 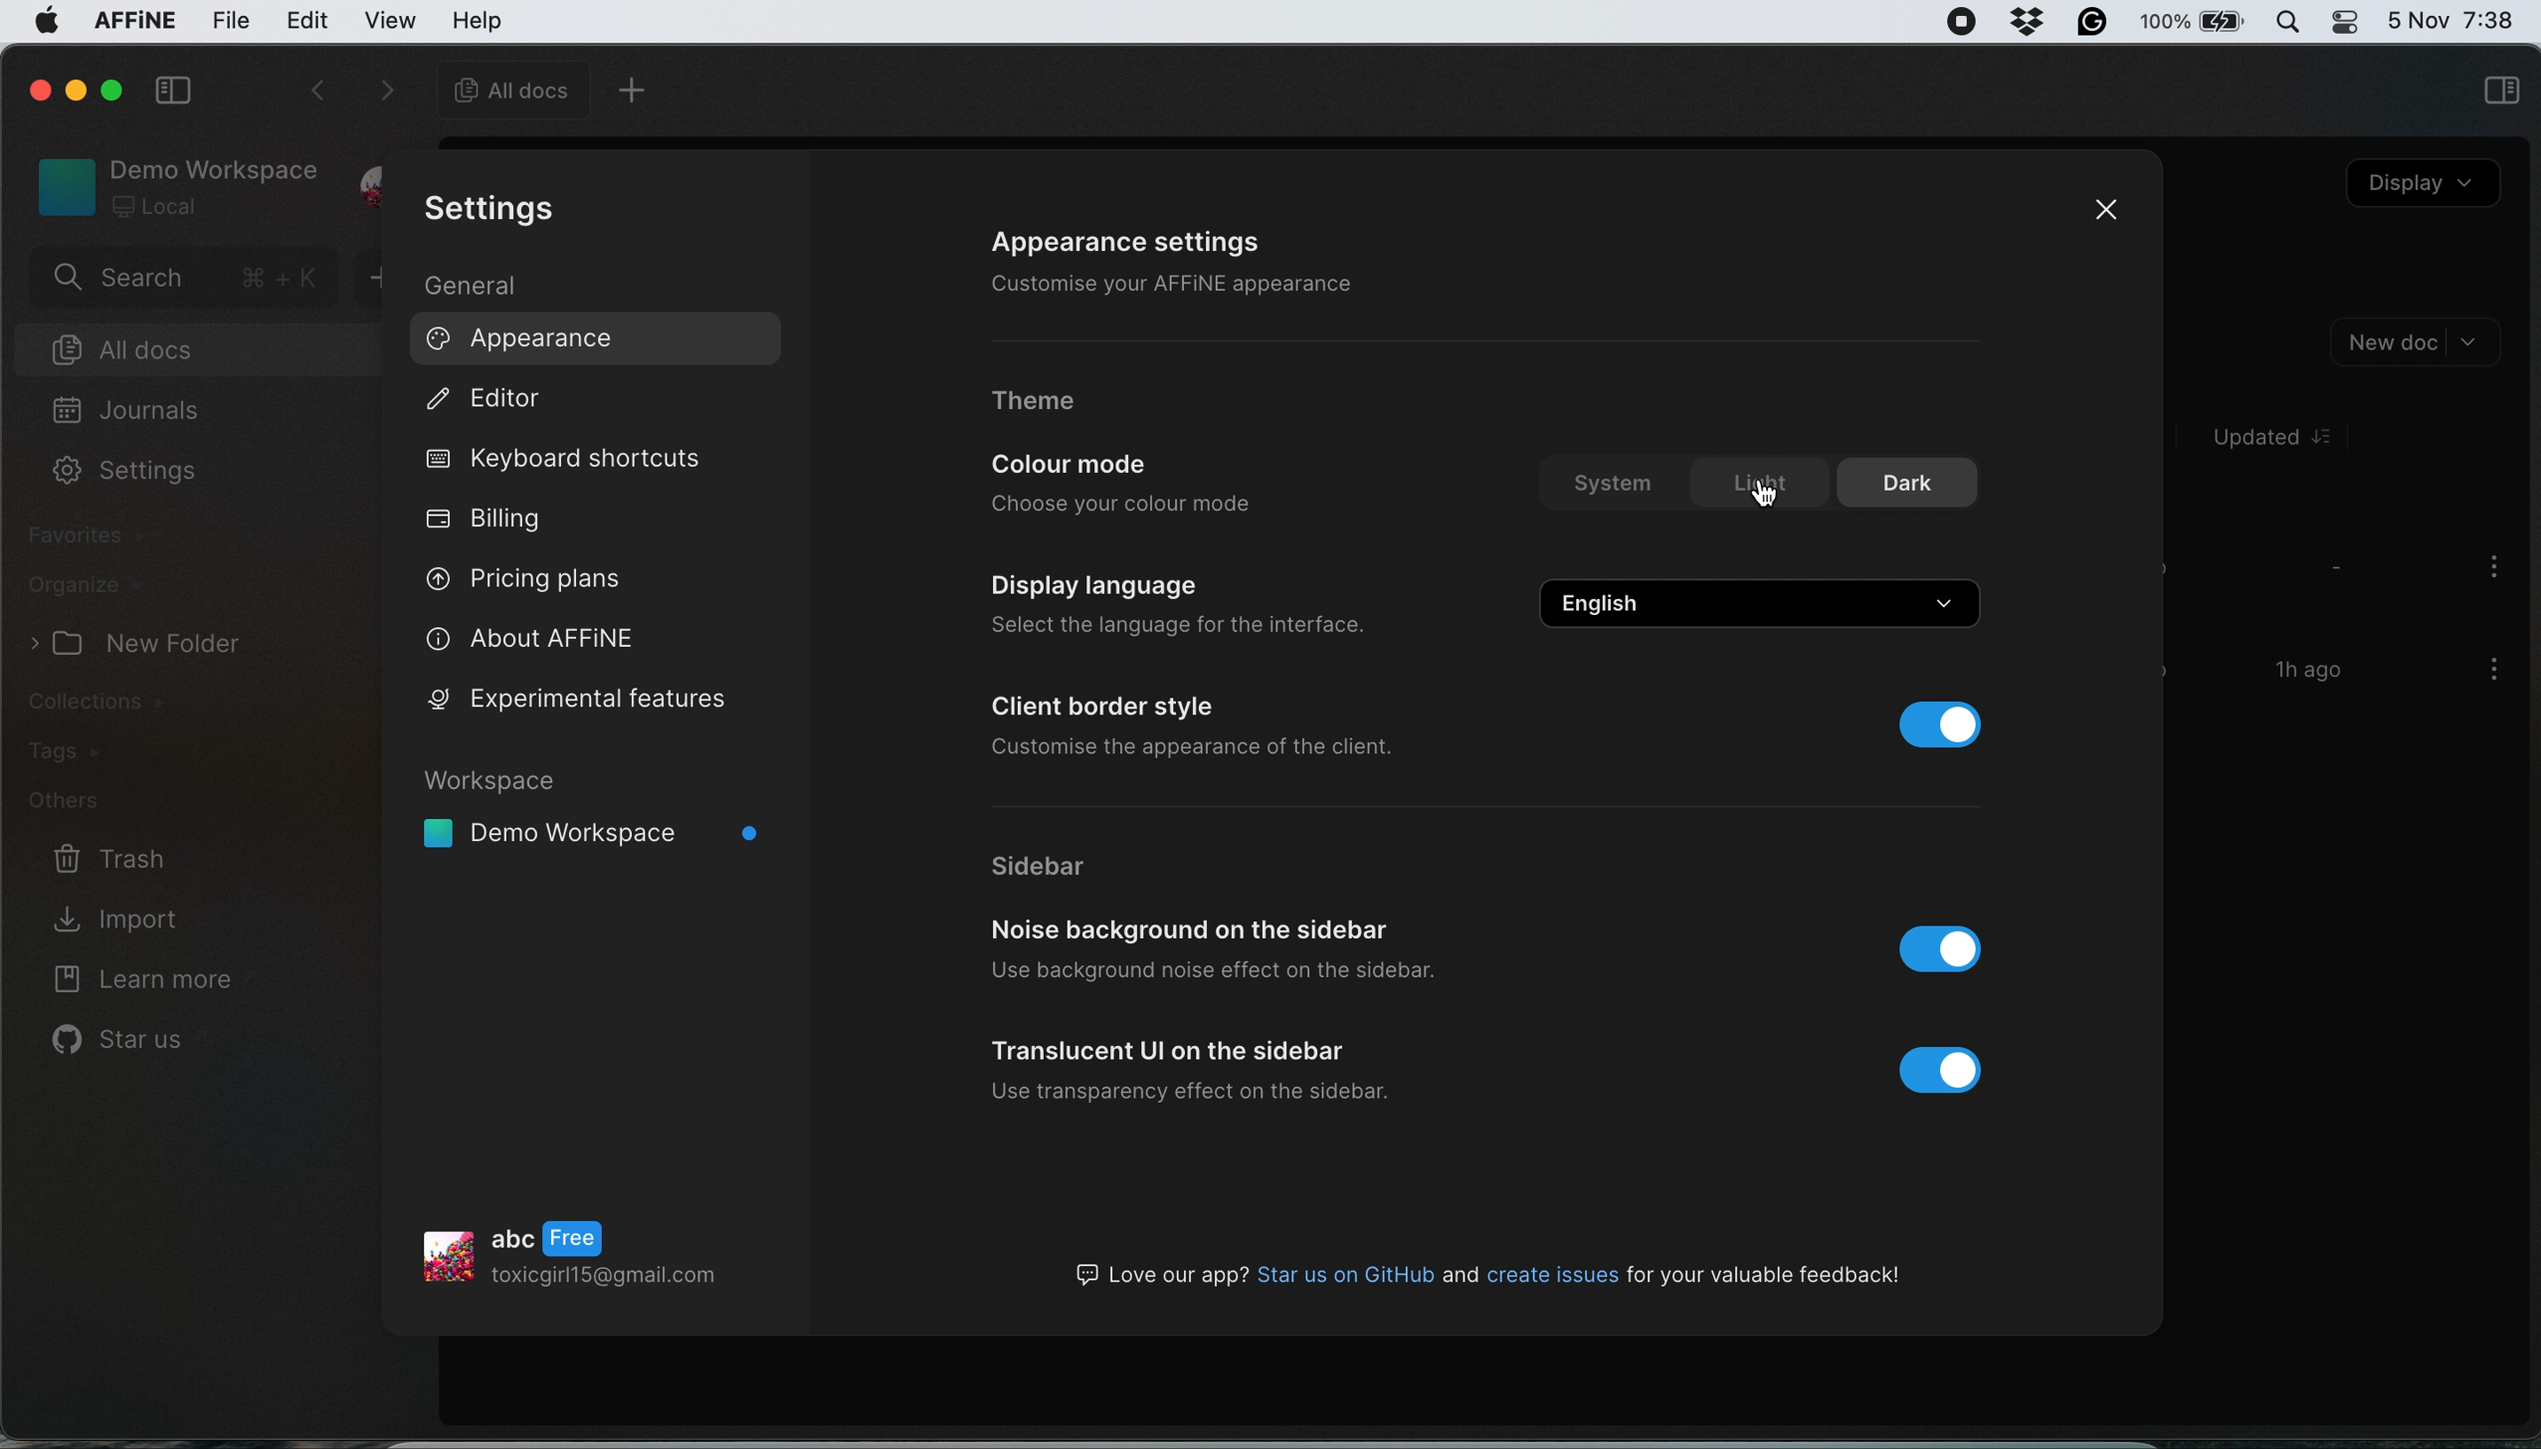 I want to click on search, so click(x=182, y=281).